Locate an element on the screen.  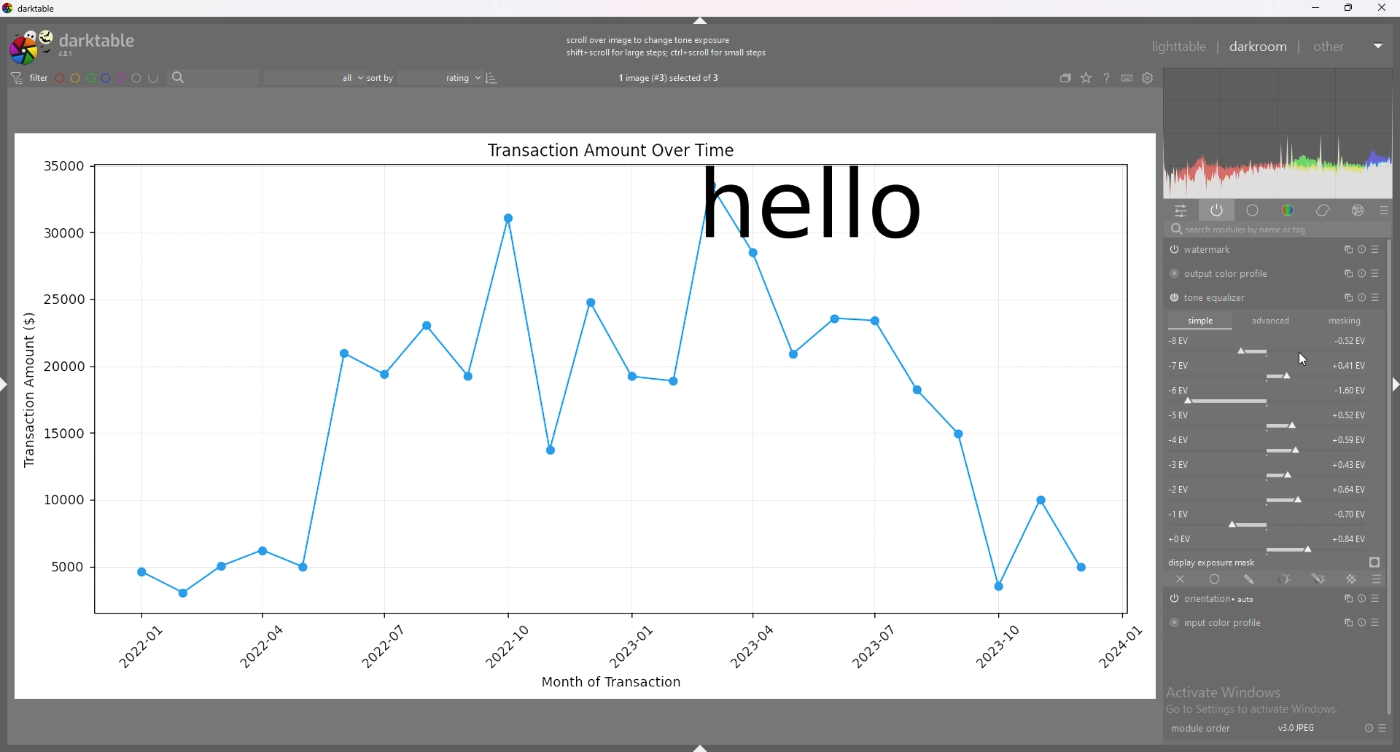
2023-01 is located at coordinates (629, 646).